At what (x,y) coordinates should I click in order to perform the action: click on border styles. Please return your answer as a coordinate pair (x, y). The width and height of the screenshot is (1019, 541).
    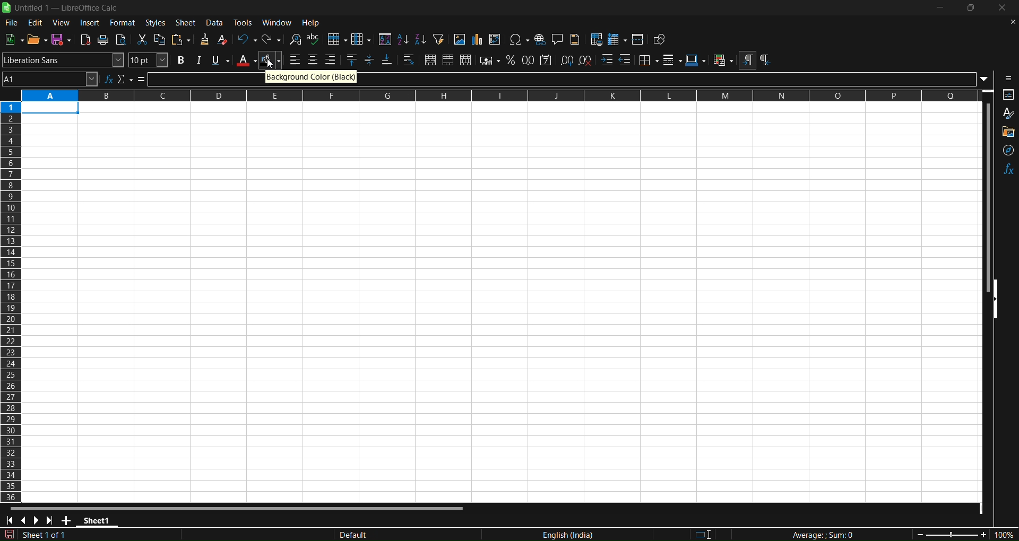
    Looking at the image, I should click on (673, 60).